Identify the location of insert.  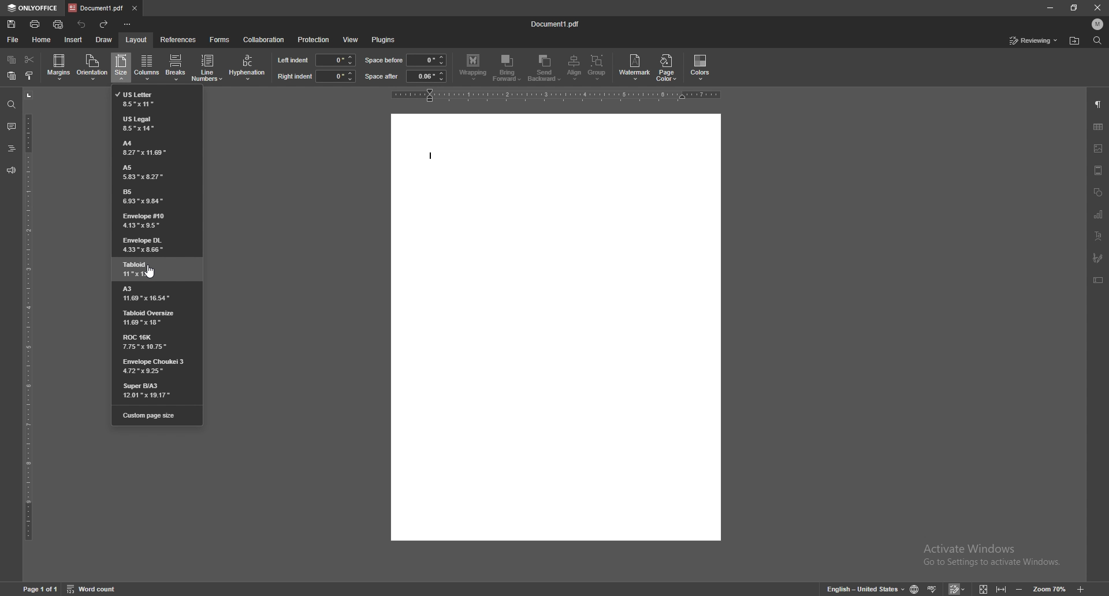
(73, 40).